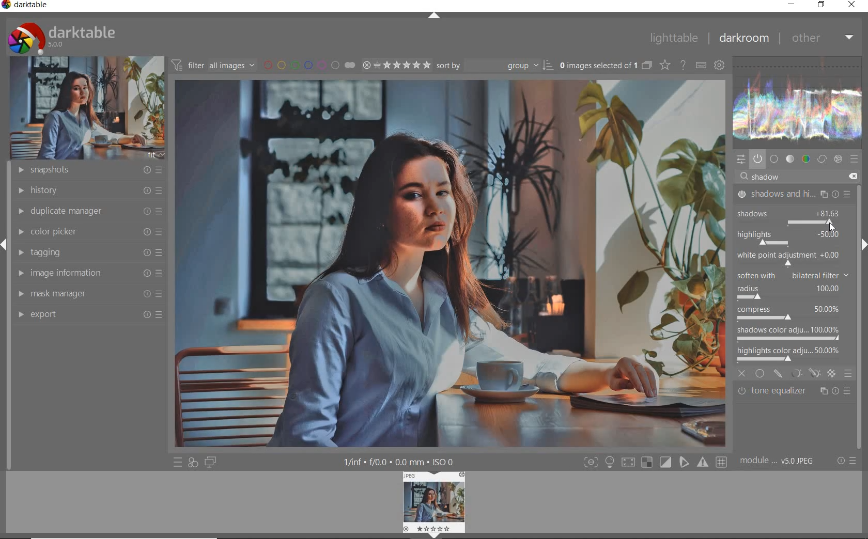 The height and width of the screenshot is (539, 868). I want to click on correct shadows, so click(796, 239).